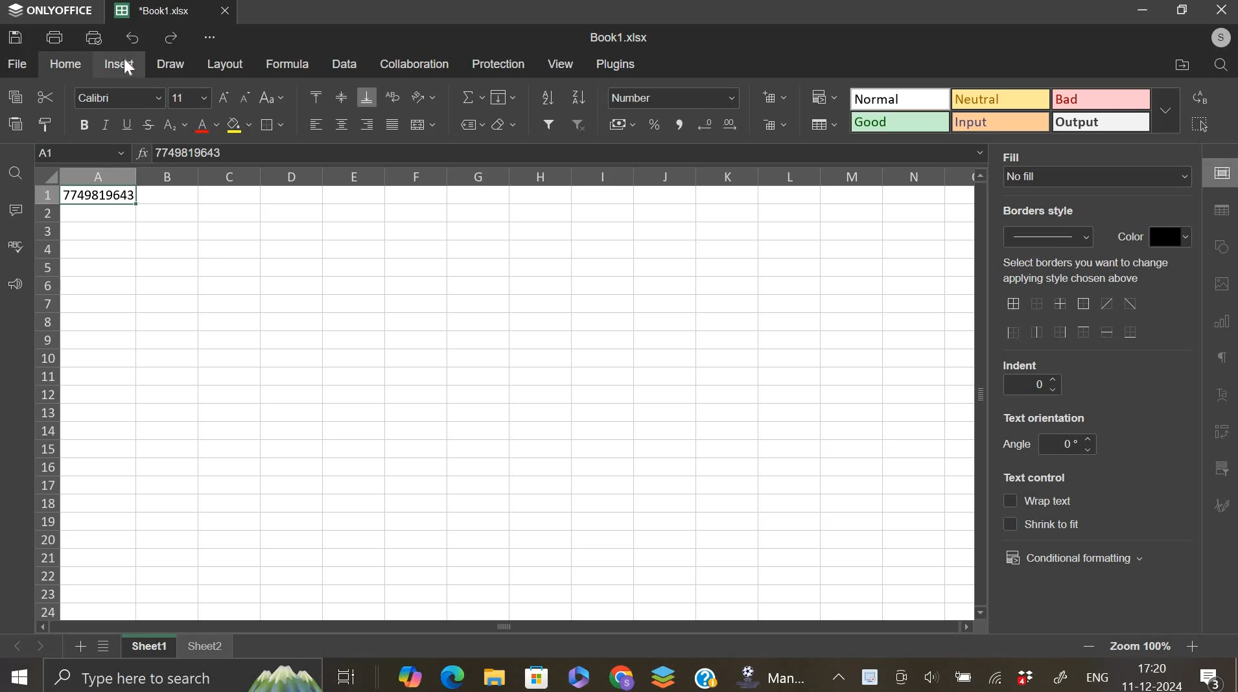 The width and height of the screenshot is (1238, 692). I want to click on add filter, so click(548, 122).